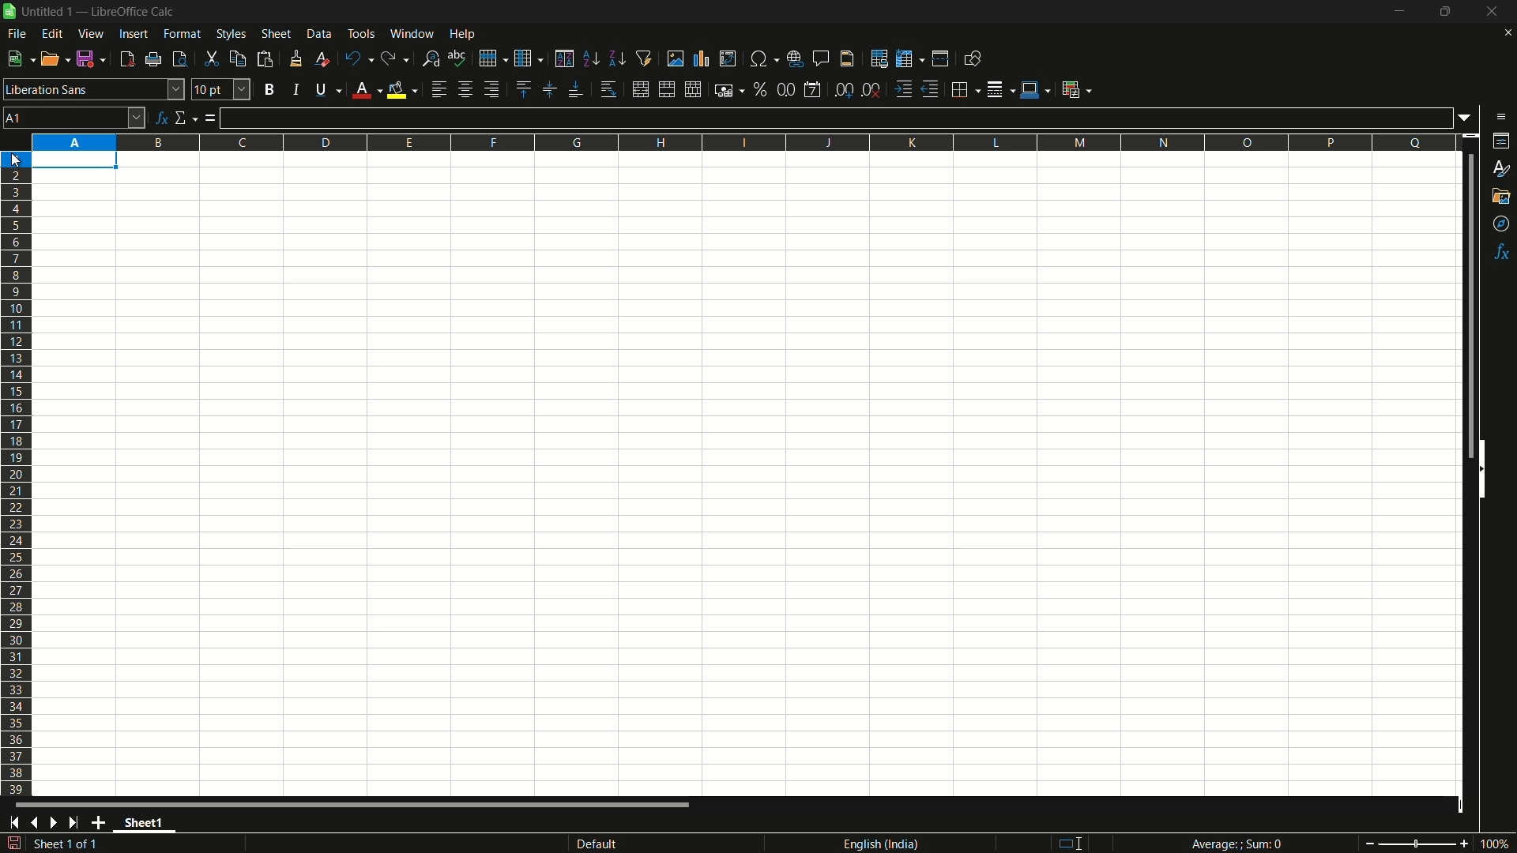 The height and width of the screenshot is (853, 1517). What do you see at coordinates (729, 90) in the screenshot?
I see `format as currency` at bounding box center [729, 90].